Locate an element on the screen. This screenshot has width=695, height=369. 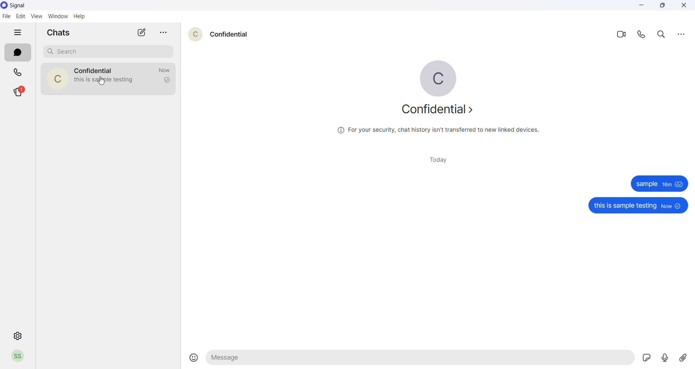
chat options is located at coordinates (160, 33).